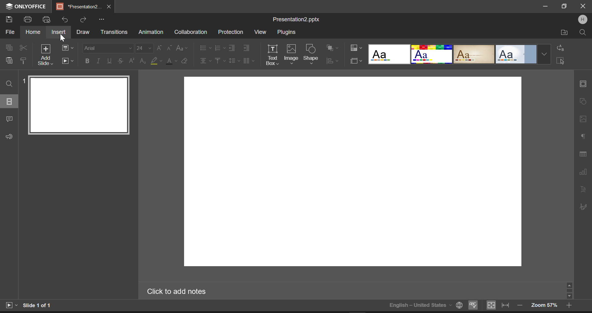  I want to click on Transitions, so click(115, 32).